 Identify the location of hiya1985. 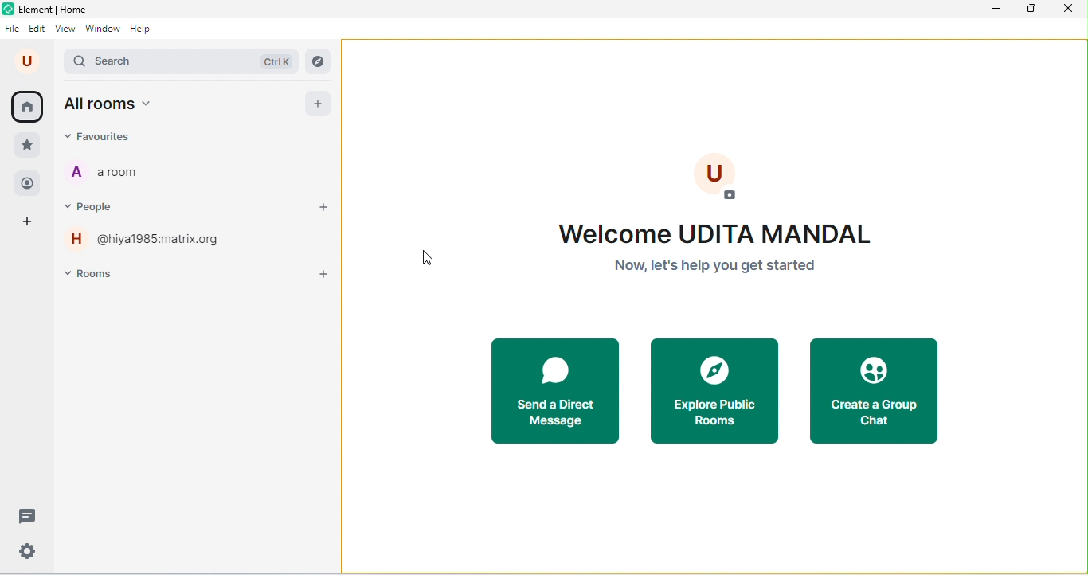
(142, 238).